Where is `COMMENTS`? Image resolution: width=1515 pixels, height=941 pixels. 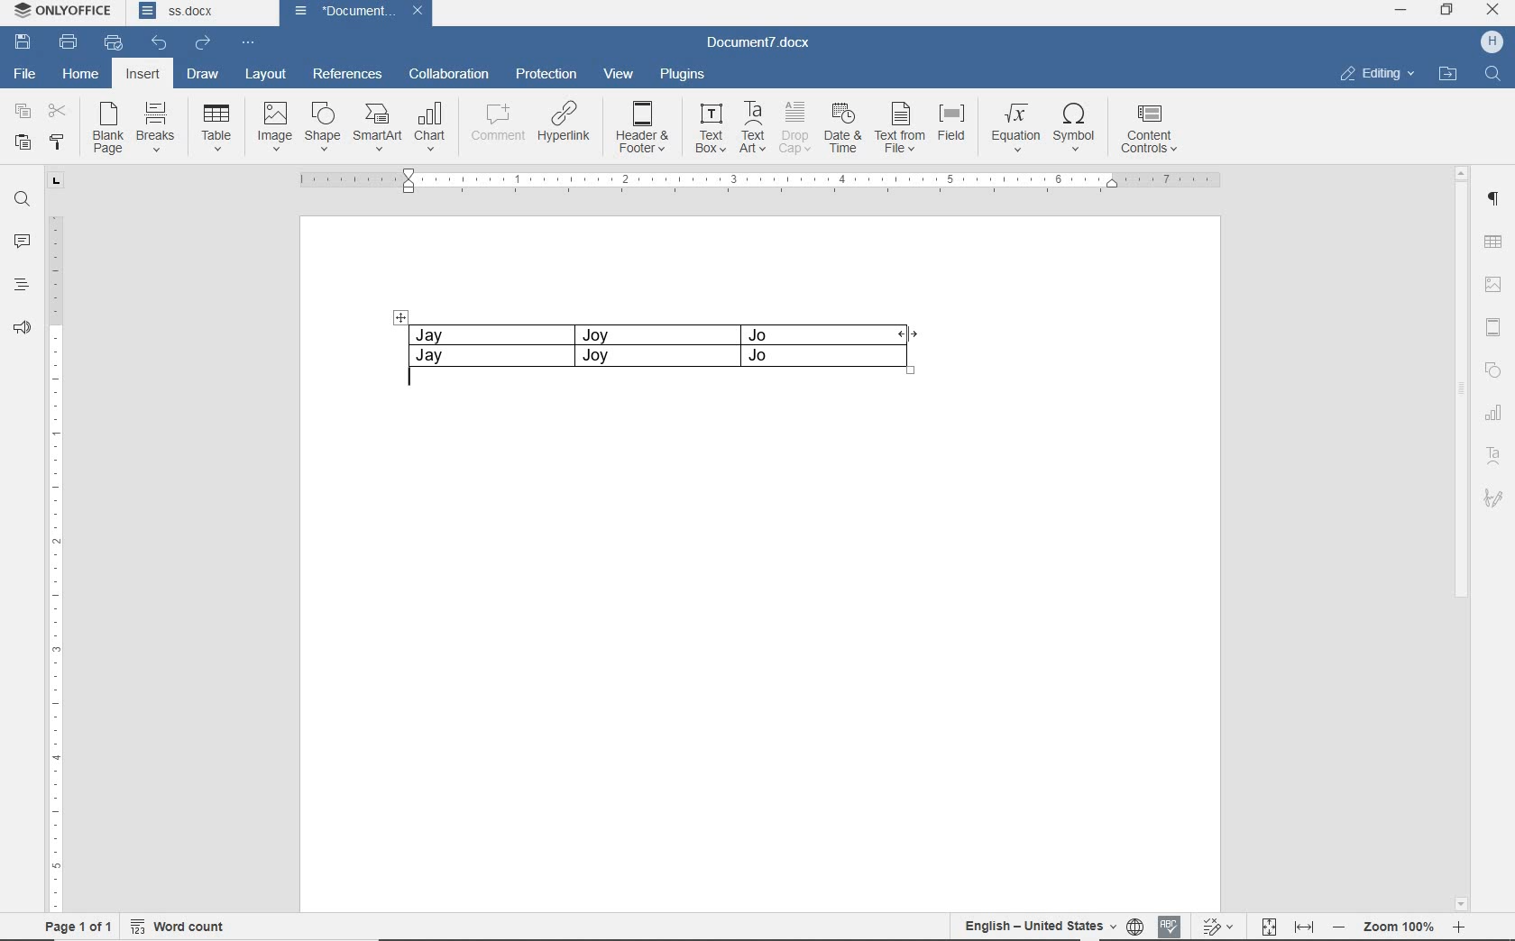
COMMENTS is located at coordinates (22, 241).